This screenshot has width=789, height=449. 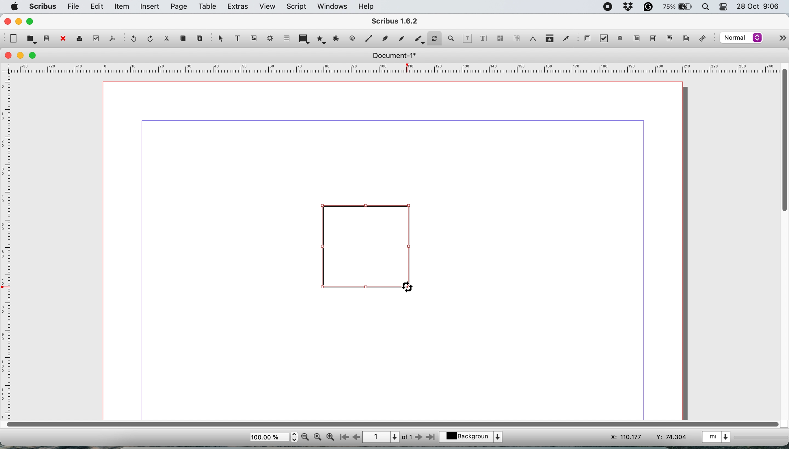 I want to click on system logo, so click(x=15, y=6).